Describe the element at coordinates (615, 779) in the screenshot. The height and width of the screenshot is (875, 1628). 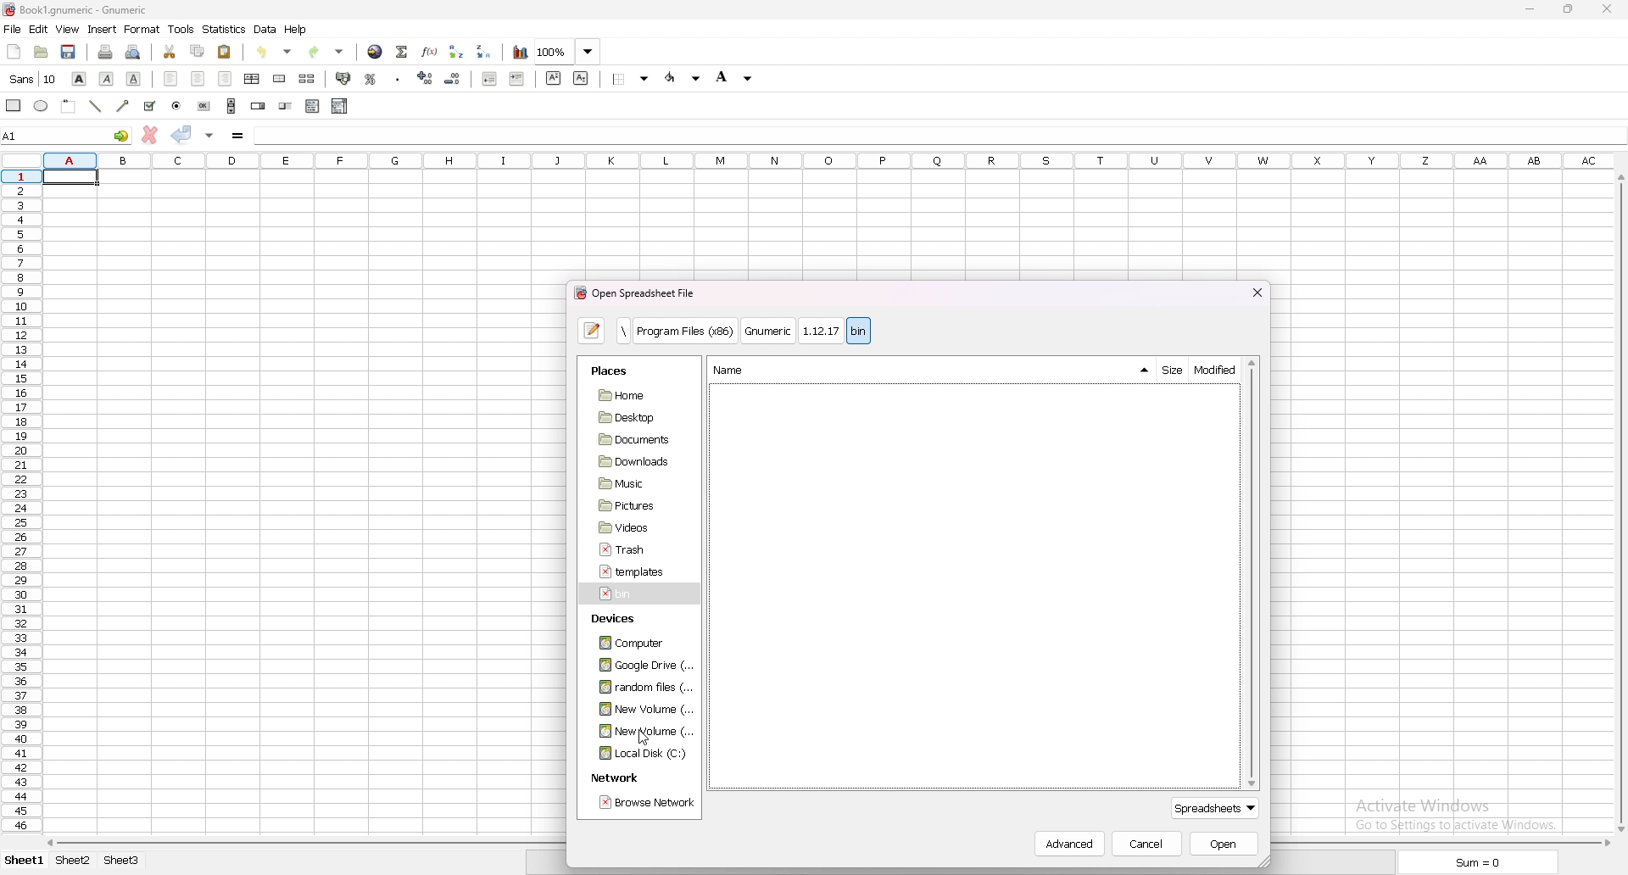
I see `network` at that location.